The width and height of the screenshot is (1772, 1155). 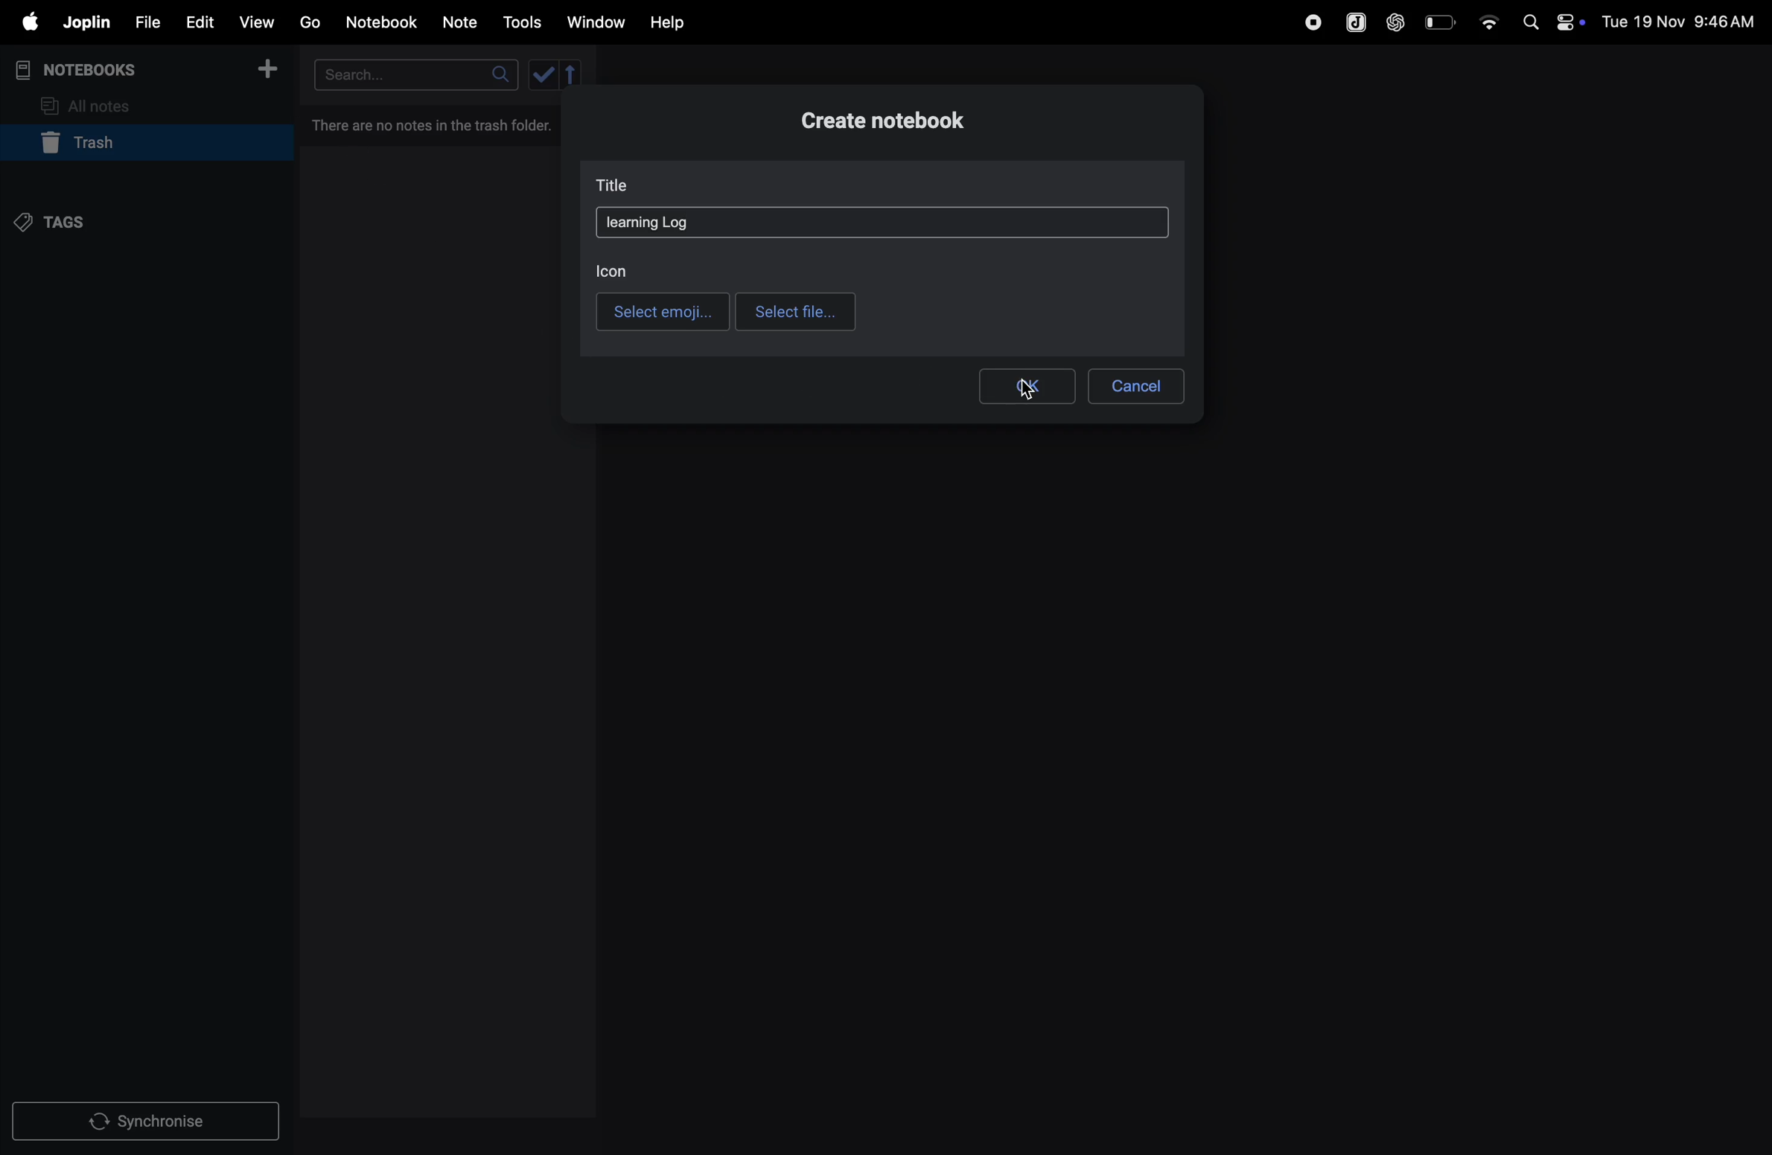 I want to click on help, so click(x=668, y=22).